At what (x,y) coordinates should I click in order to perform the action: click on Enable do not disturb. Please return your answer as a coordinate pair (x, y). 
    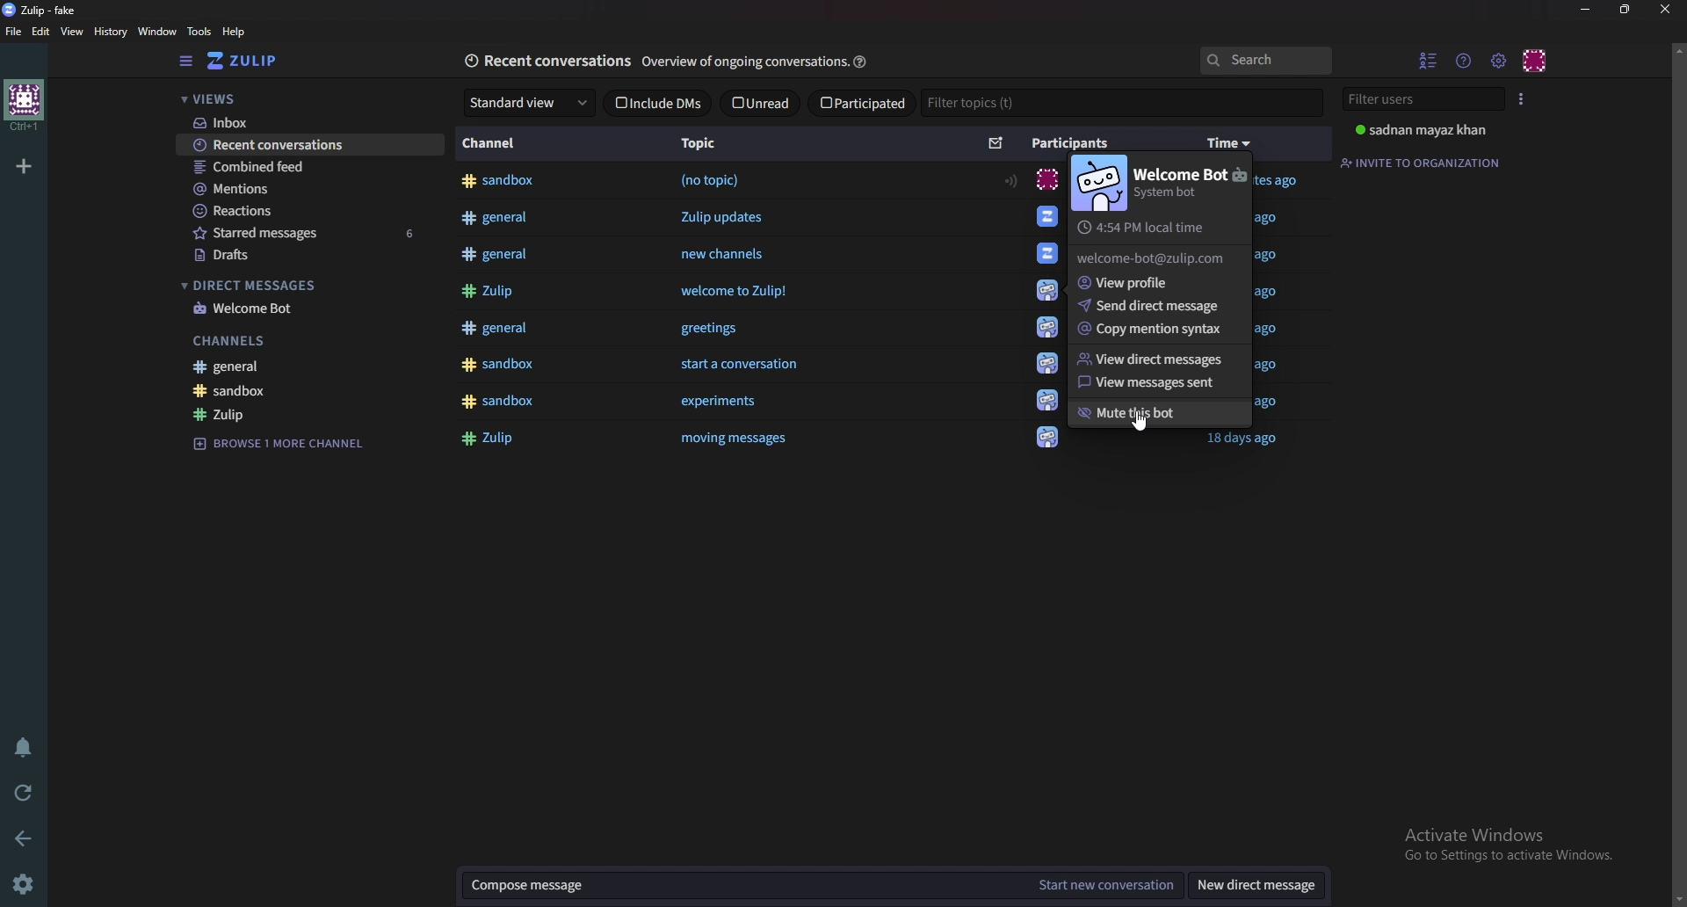
    Looking at the image, I should click on (23, 746).